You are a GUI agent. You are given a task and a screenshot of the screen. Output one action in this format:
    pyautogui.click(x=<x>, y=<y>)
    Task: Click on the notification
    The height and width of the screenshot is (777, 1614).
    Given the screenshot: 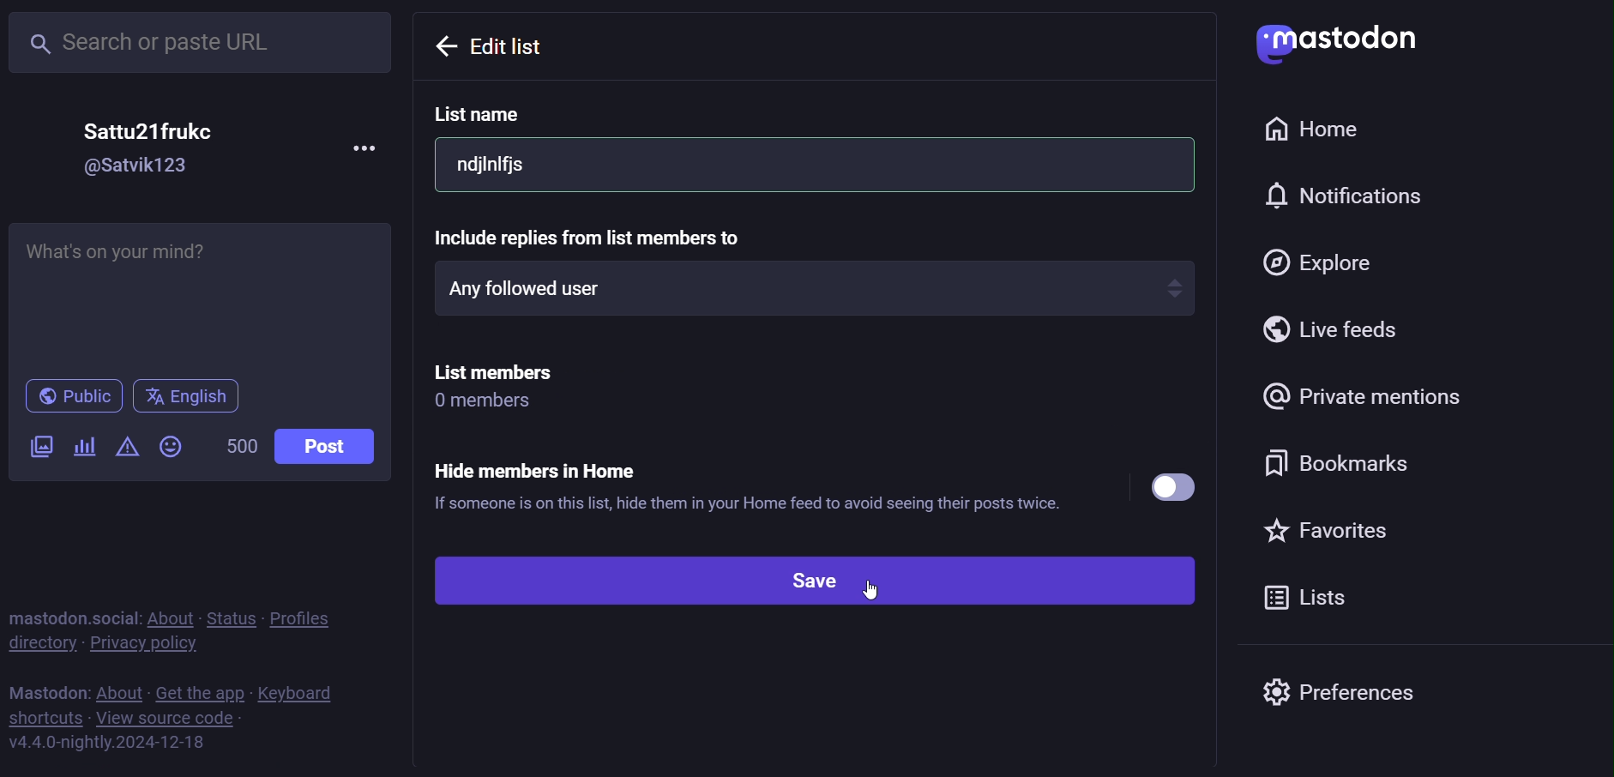 What is the action you would take?
    pyautogui.click(x=1356, y=197)
    